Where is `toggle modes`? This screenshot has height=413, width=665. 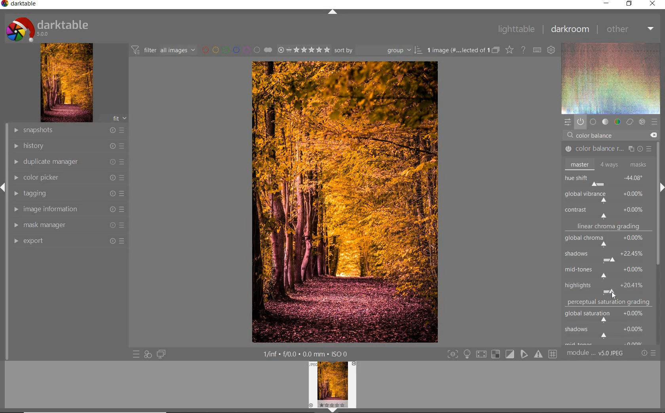 toggle modes is located at coordinates (500, 354).